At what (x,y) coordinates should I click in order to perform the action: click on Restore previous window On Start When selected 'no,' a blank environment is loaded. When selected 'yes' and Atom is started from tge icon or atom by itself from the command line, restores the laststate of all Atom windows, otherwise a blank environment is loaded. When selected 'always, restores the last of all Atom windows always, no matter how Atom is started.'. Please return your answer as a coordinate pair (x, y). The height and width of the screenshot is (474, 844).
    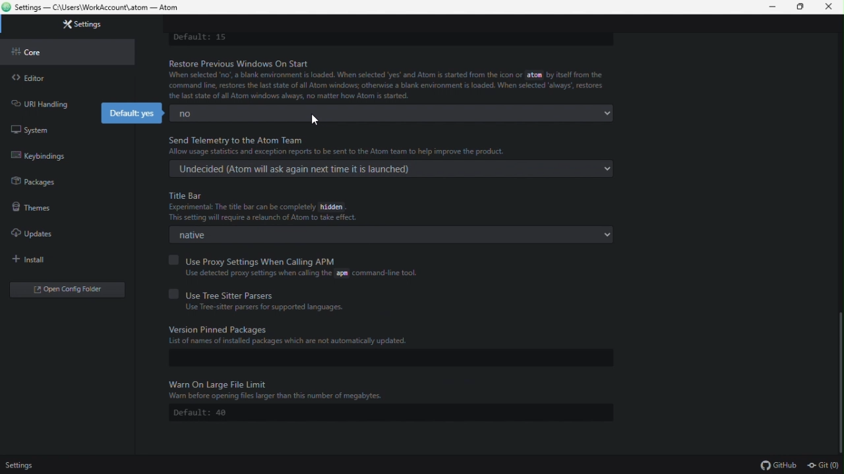
    Looking at the image, I should click on (396, 78).